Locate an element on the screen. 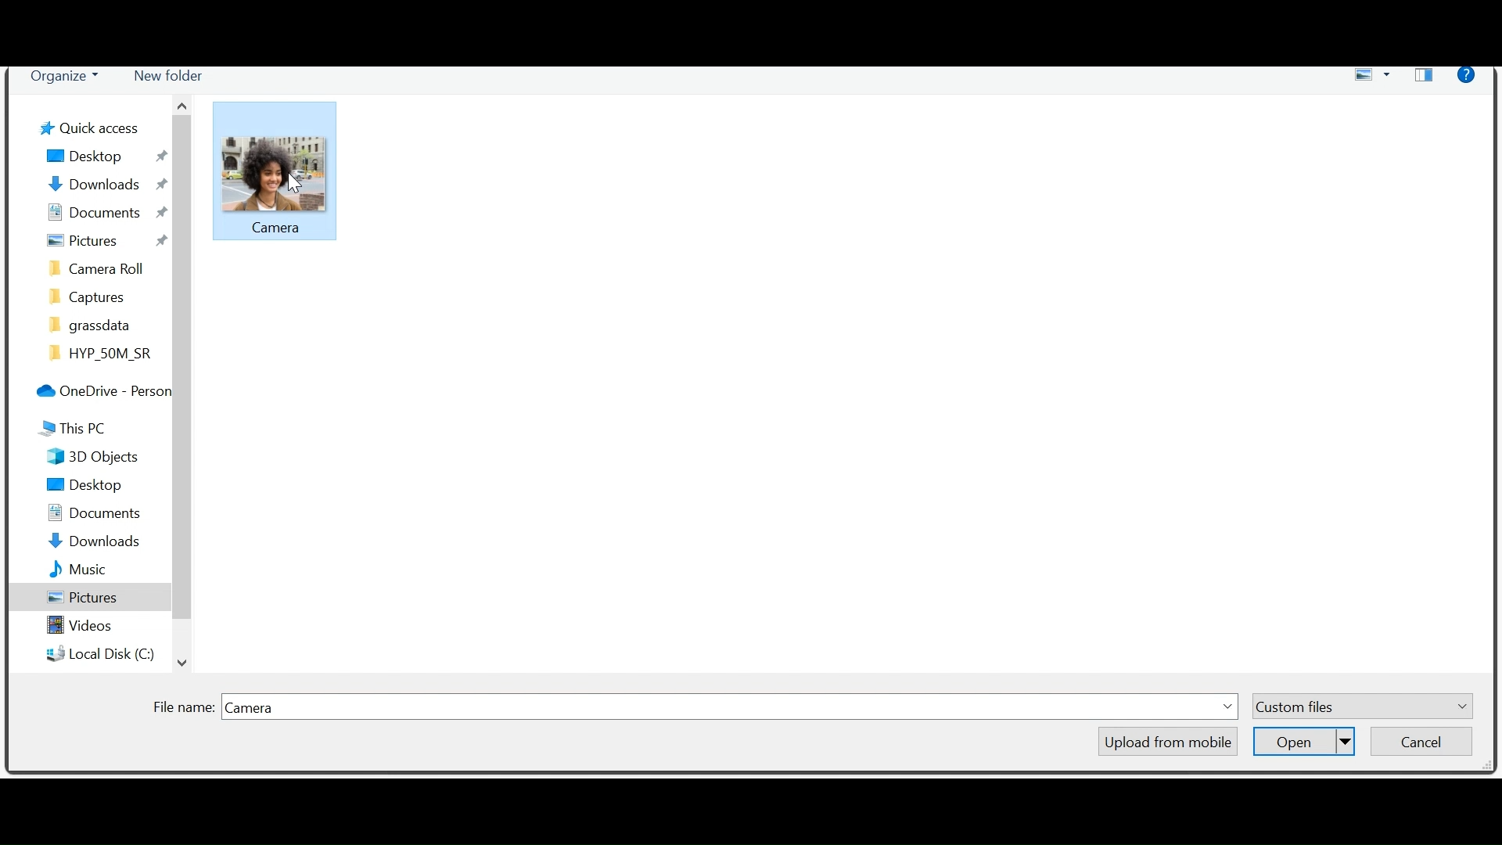  Desktop is located at coordinates (92, 485).